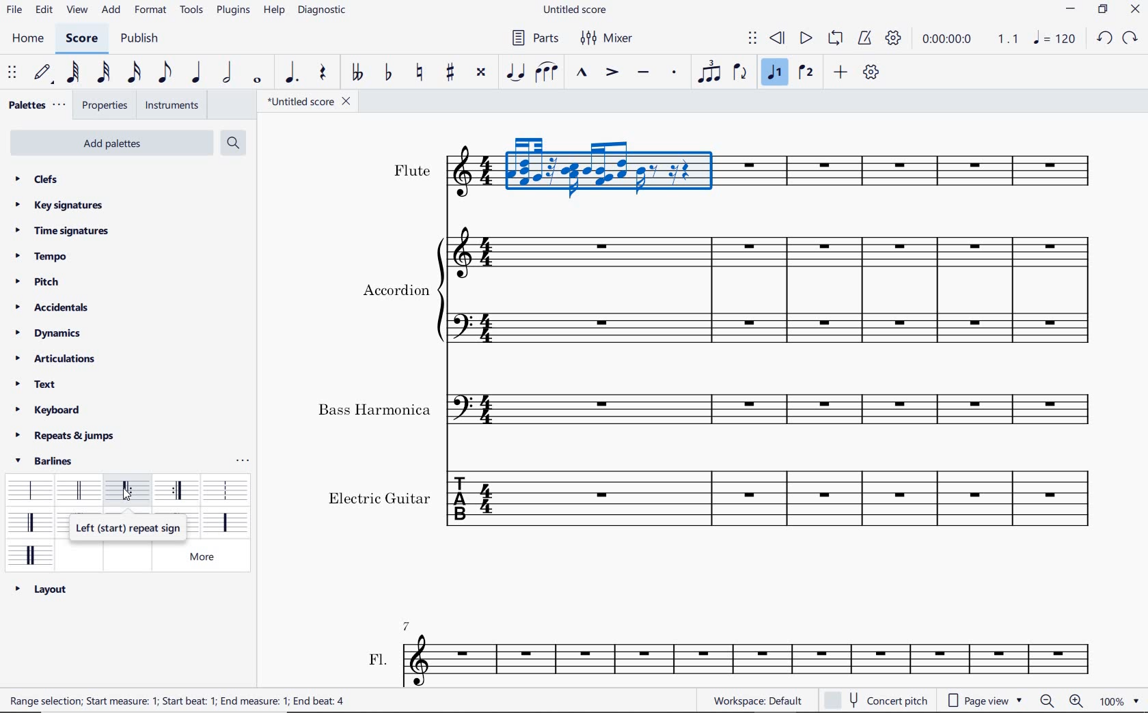  I want to click on voice 1, so click(776, 74).